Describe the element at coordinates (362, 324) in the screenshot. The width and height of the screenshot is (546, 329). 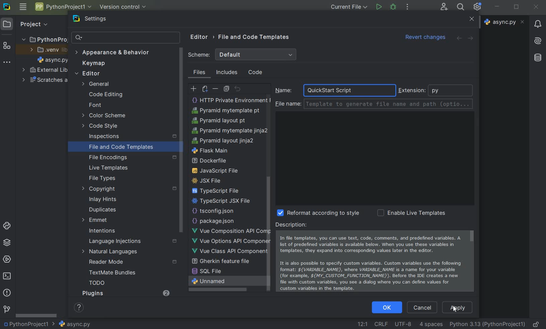
I see `go to line` at that location.